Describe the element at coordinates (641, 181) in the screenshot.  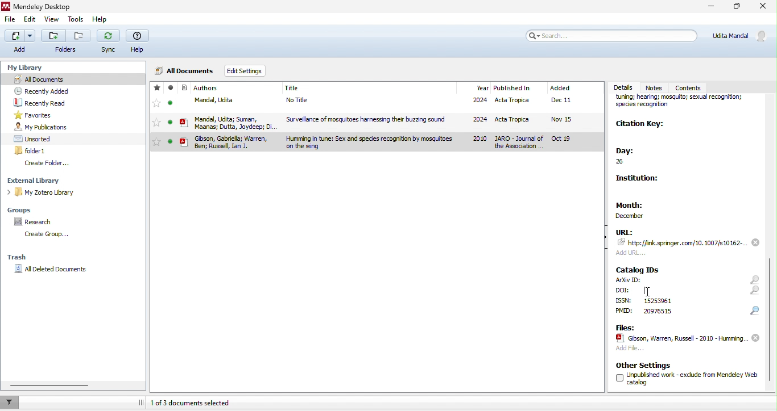
I see `institution` at that location.